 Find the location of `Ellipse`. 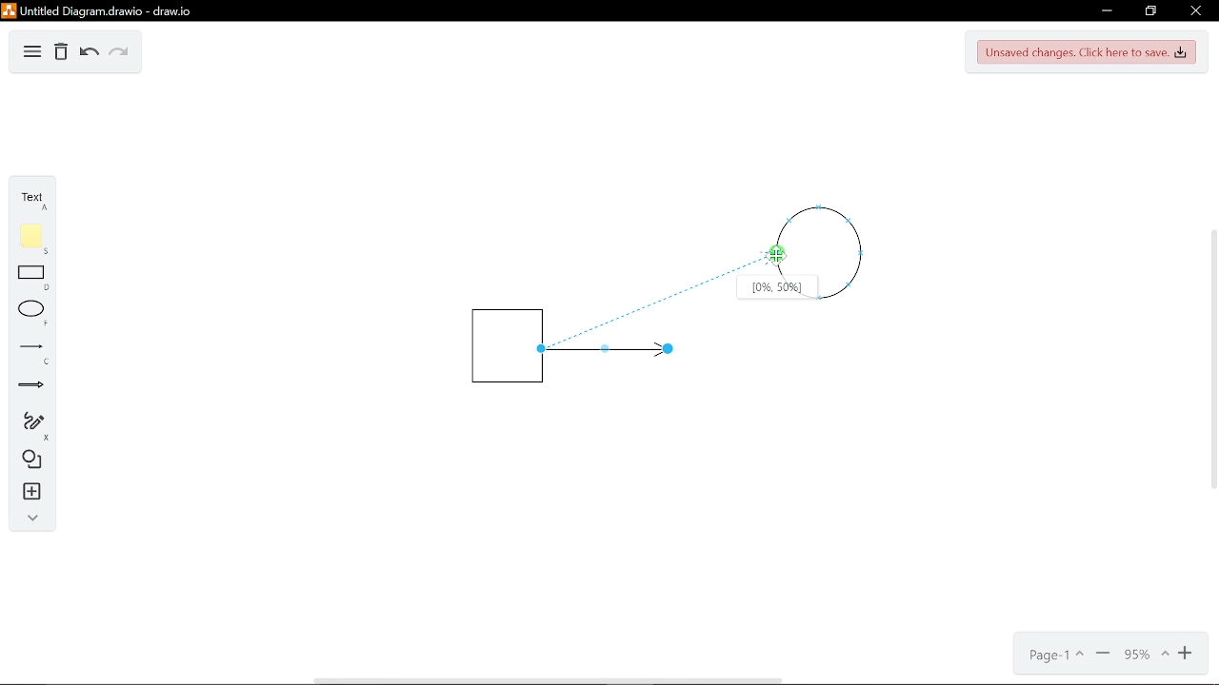

Ellipse is located at coordinates (28, 314).